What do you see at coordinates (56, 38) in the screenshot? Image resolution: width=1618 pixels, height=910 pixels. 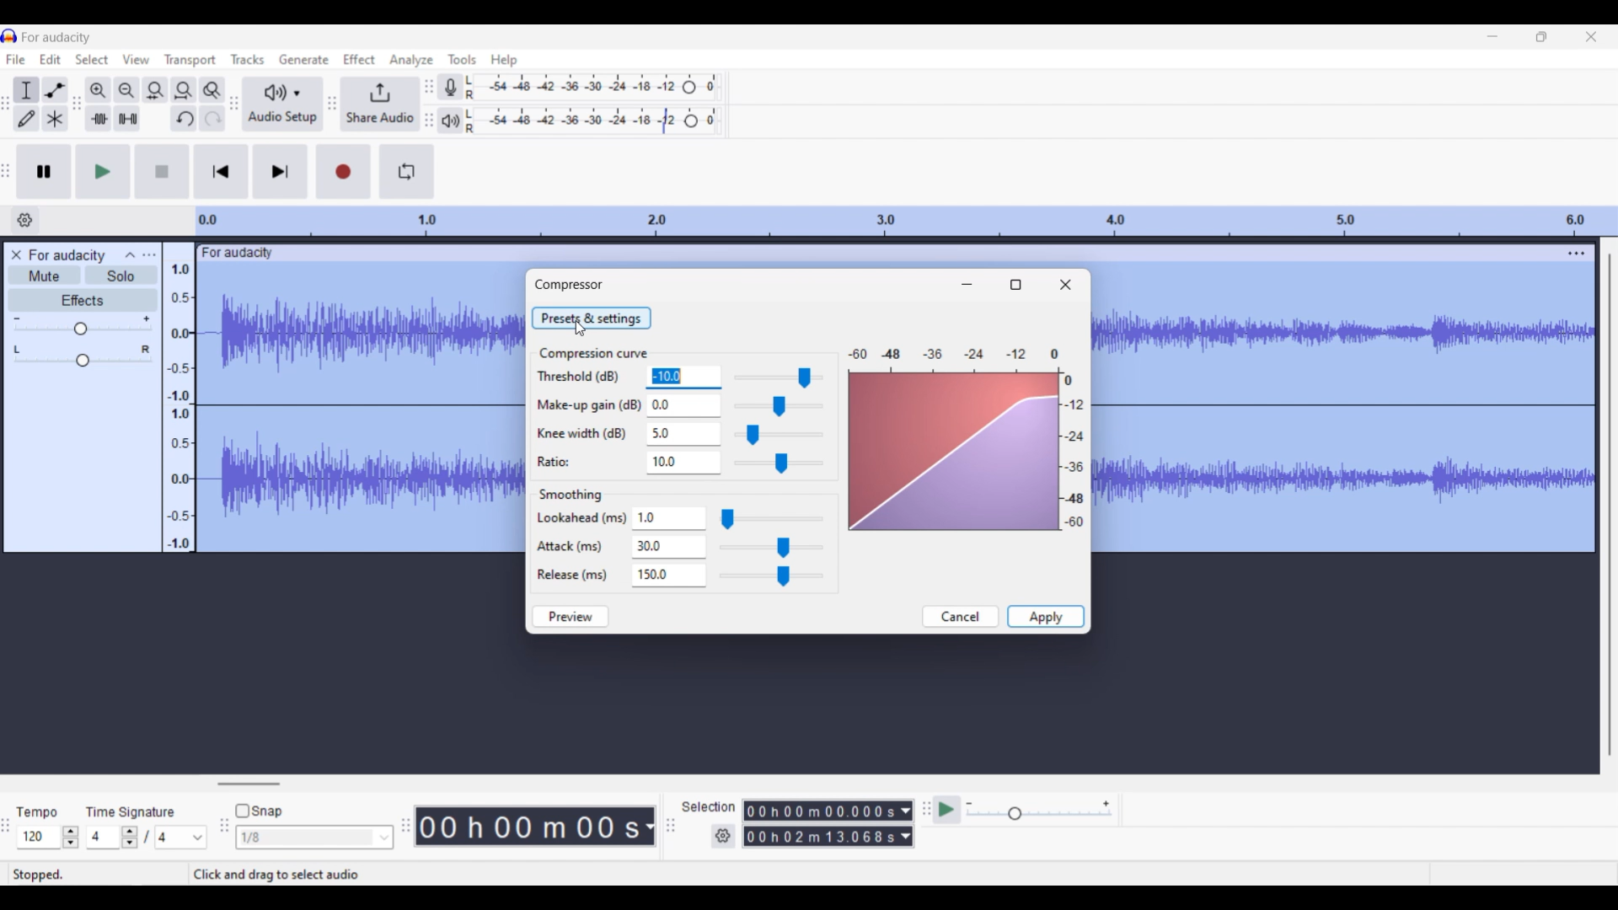 I see `For audacity` at bounding box center [56, 38].